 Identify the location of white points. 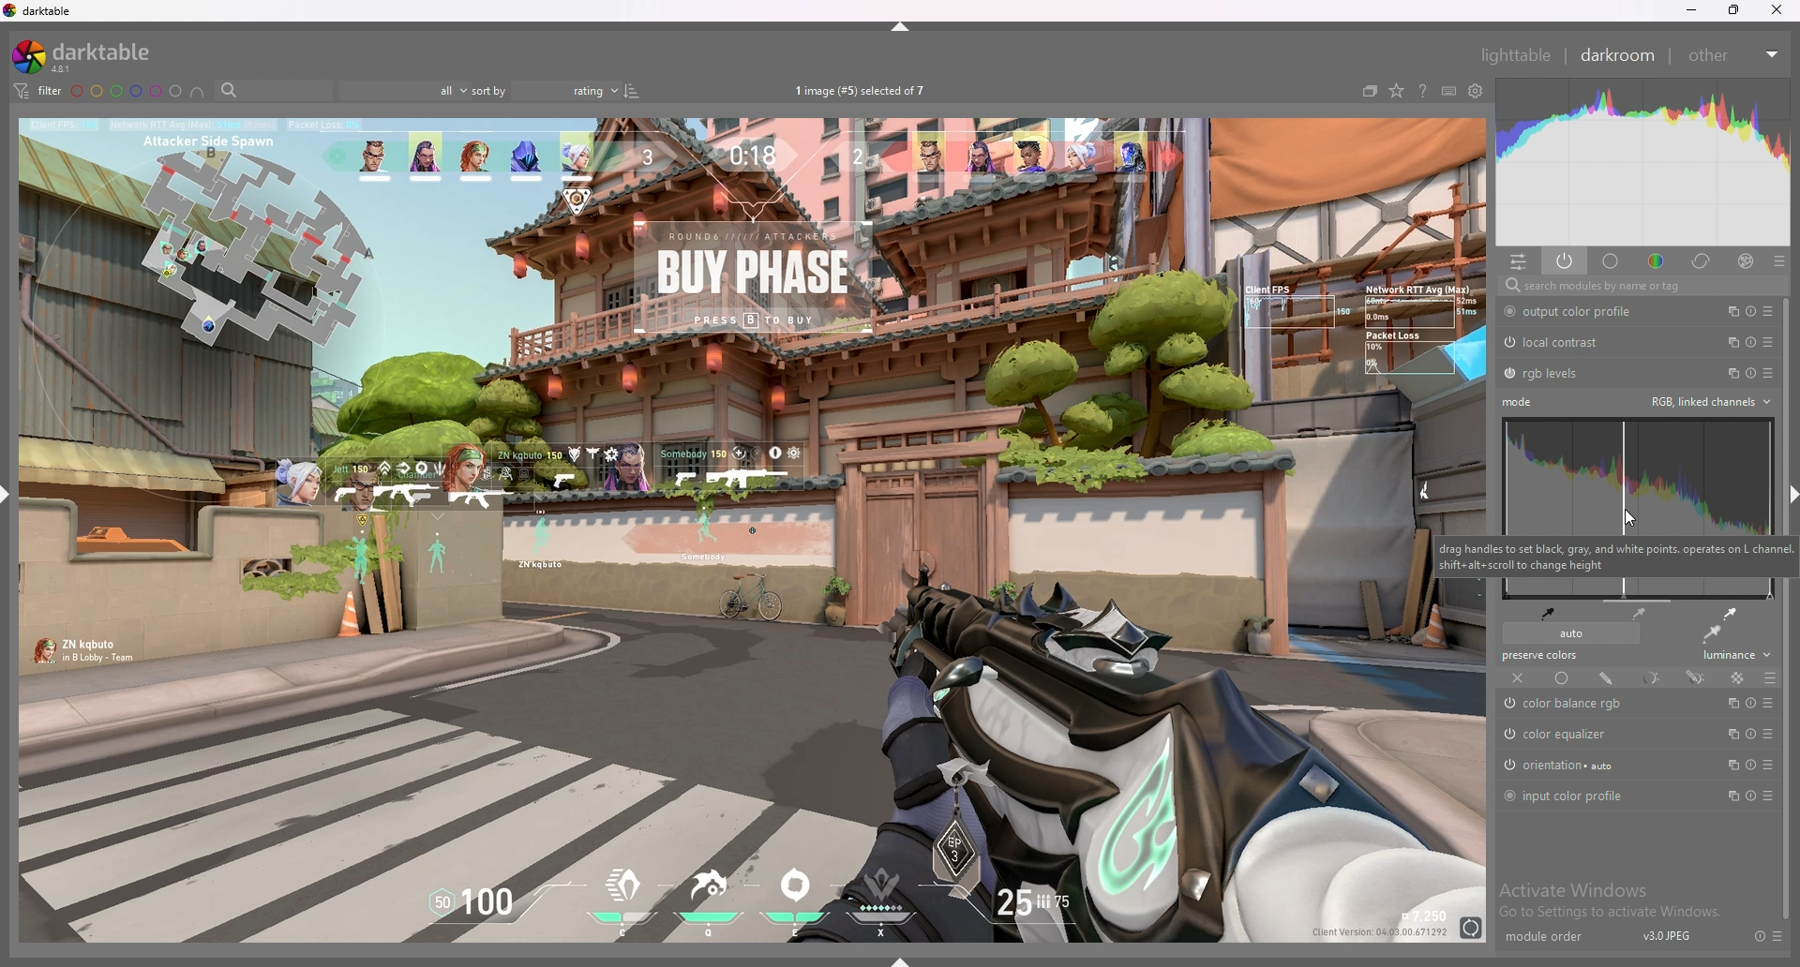
(1728, 613).